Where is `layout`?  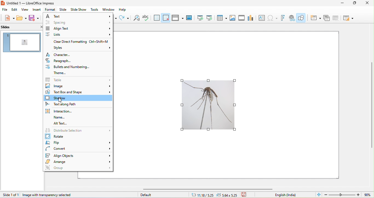 layout is located at coordinates (348, 18).